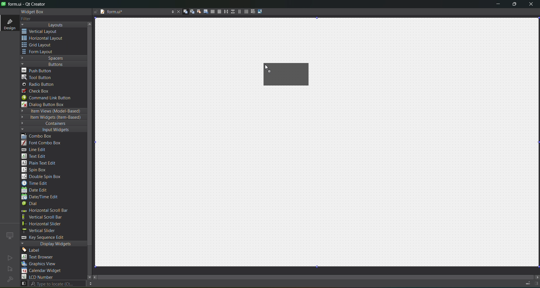 This screenshot has width=540, height=288. Describe the element at coordinates (37, 150) in the screenshot. I see `line edit ` at that location.